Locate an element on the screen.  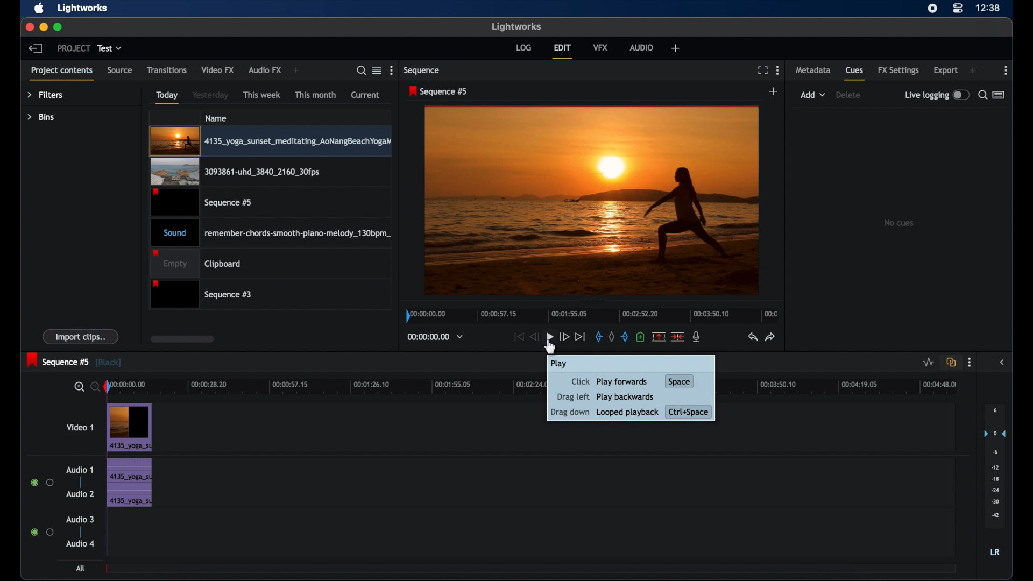
cursor is located at coordinates (550, 345).